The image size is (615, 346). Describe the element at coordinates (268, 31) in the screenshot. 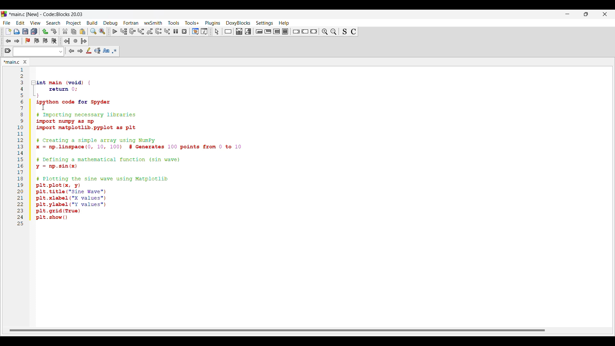

I see `Exit condition loop` at that location.